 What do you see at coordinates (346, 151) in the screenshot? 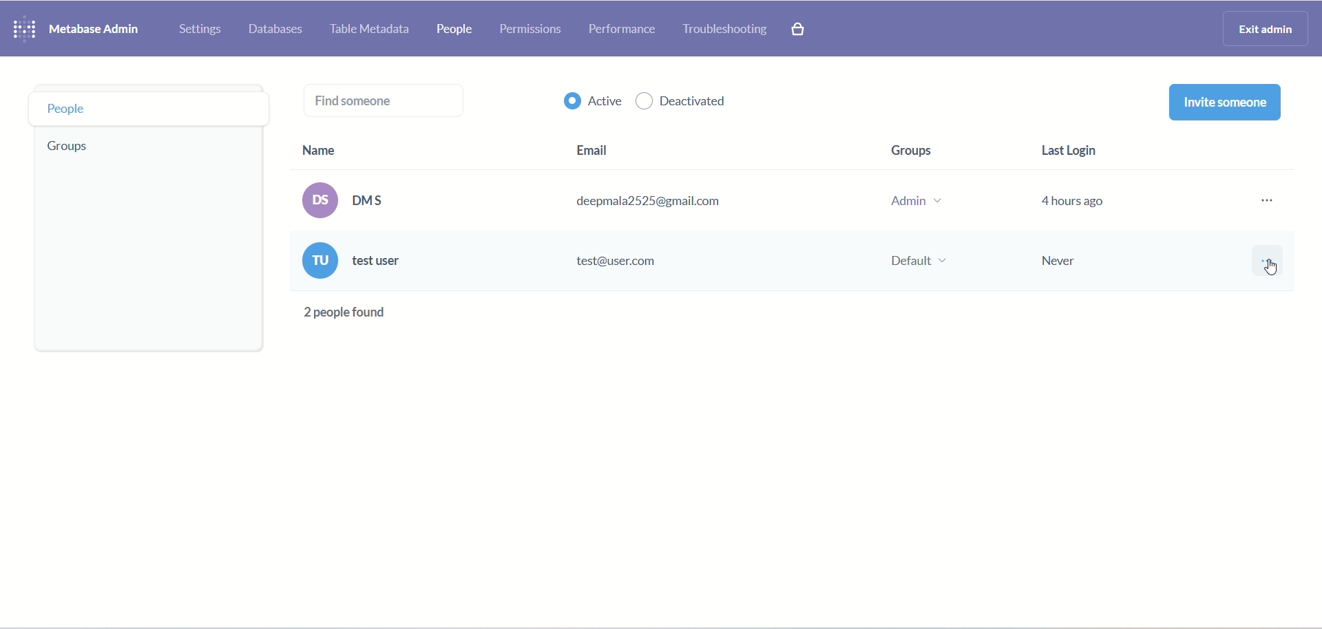
I see `name` at bounding box center [346, 151].